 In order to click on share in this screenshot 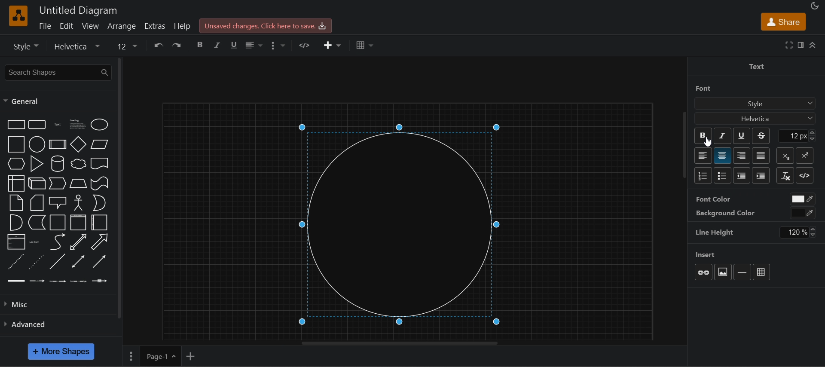, I will do `click(784, 23)`.